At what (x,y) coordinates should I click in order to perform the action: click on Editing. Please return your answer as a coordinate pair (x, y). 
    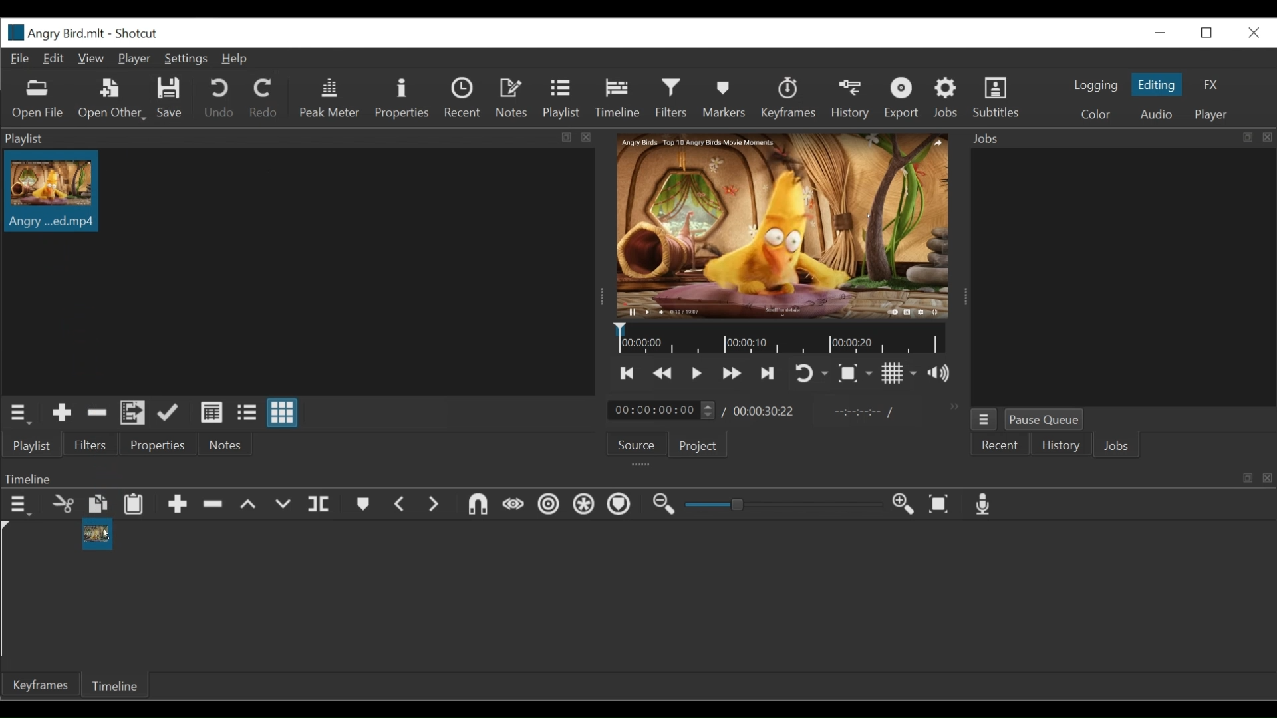
    Looking at the image, I should click on (1158, 85).